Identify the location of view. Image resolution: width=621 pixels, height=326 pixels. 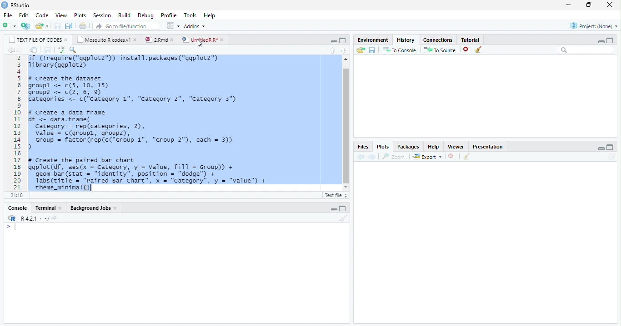
(60, 15).